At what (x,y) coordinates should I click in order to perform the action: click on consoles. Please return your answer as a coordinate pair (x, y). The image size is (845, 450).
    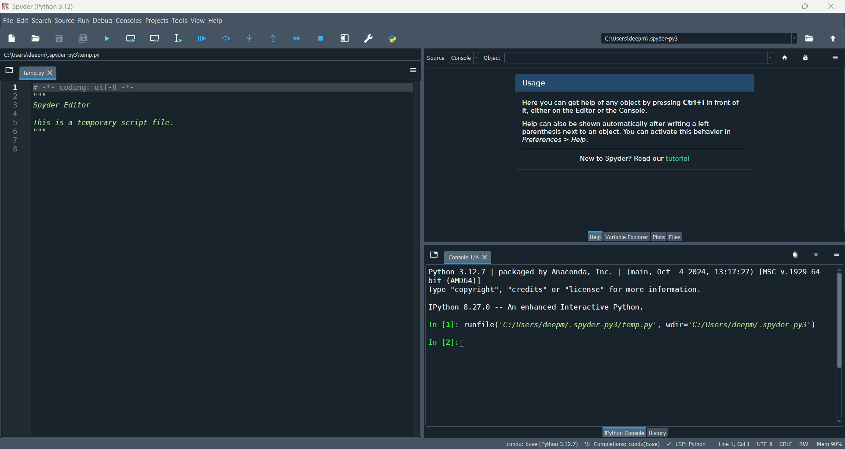
    Looking at the image, I should click on (129, 21).